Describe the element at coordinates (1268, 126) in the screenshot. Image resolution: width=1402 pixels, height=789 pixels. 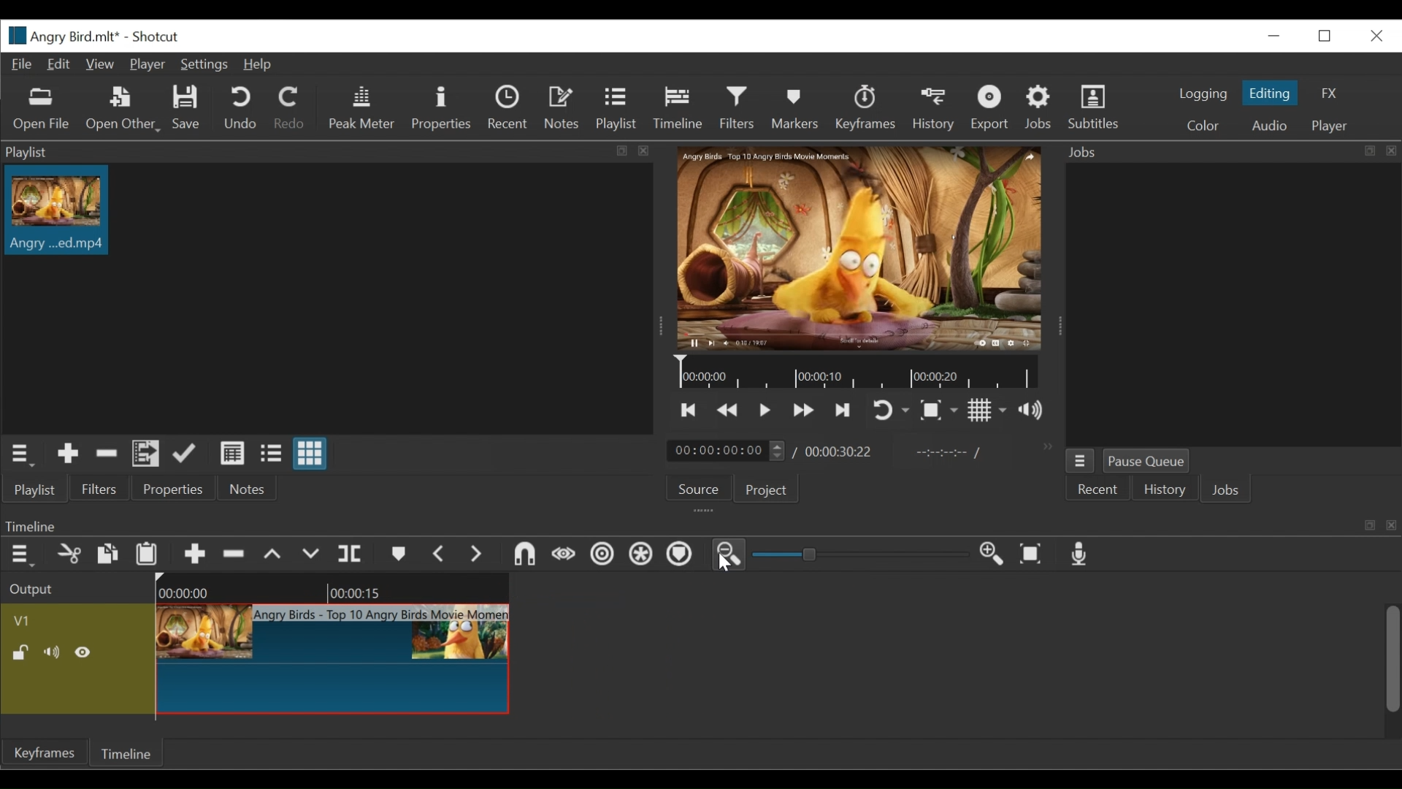
I see `Audio` at that location.